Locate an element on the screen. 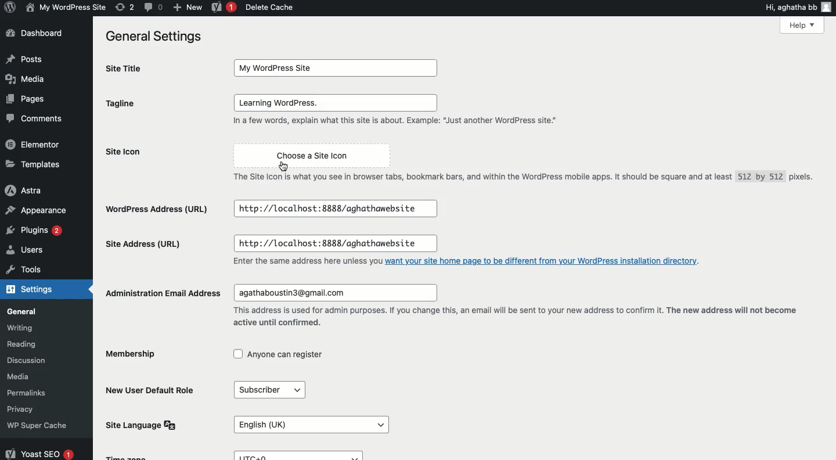 Image resolution: width=836 pixels, height=460 pixels. Permalinks is located at coordinates (43, 391).